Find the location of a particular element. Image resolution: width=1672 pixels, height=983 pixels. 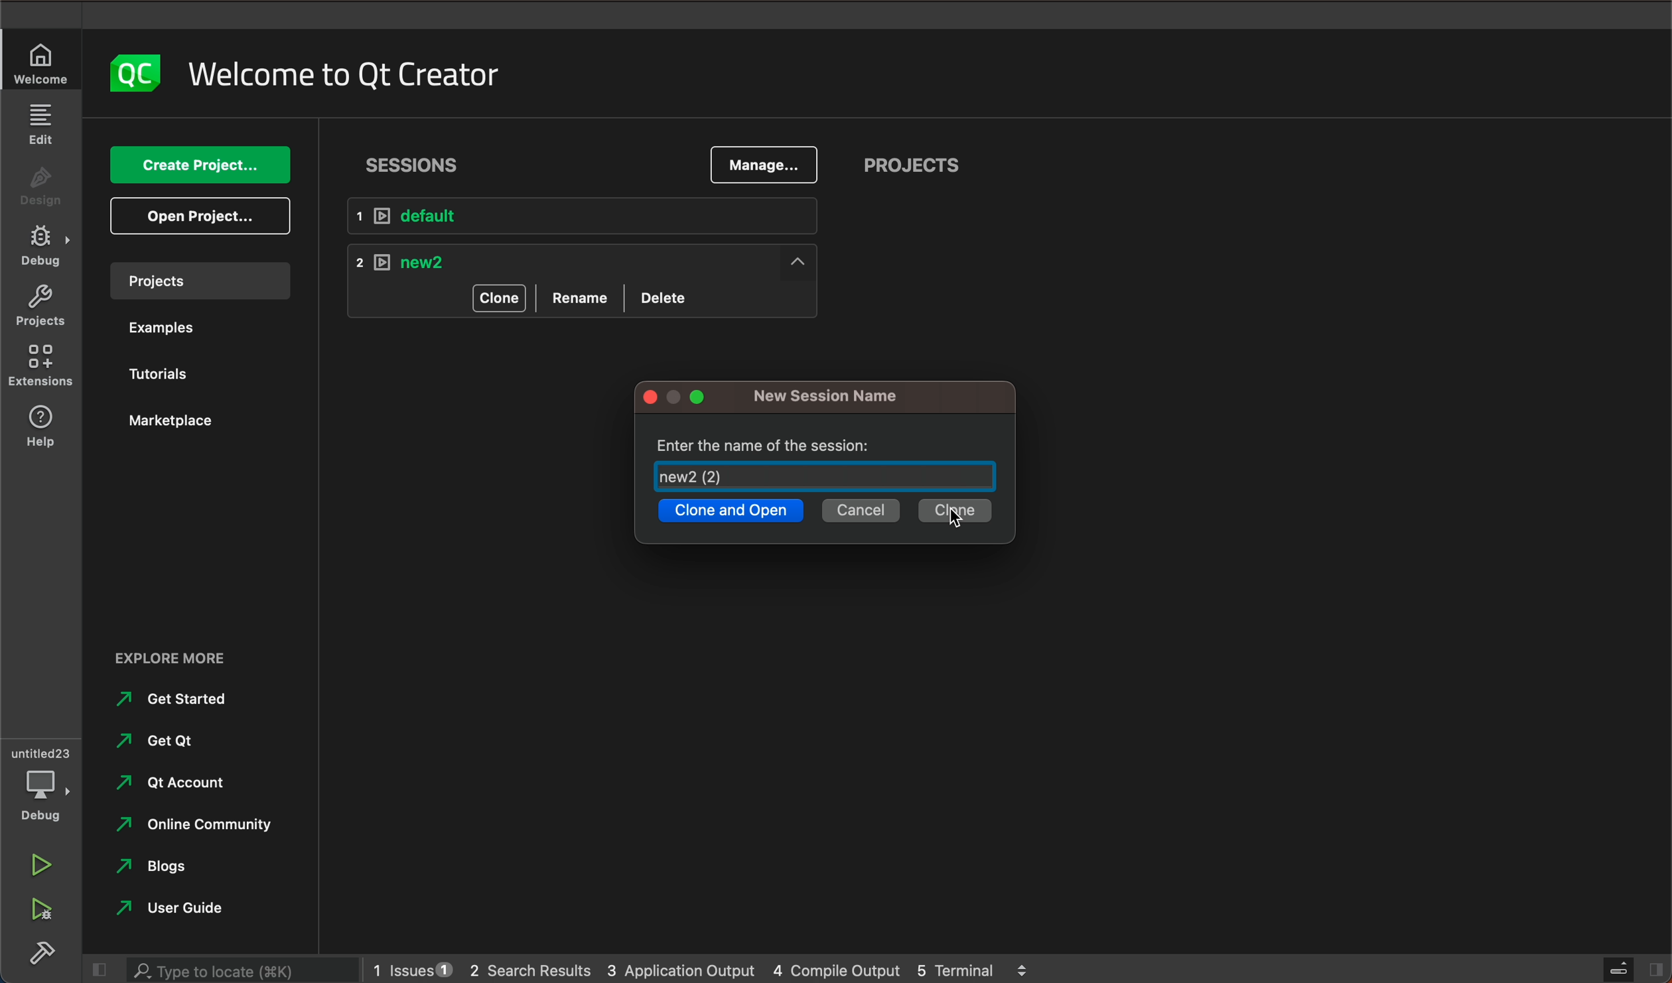

search results is located at coordinates (530, 966).